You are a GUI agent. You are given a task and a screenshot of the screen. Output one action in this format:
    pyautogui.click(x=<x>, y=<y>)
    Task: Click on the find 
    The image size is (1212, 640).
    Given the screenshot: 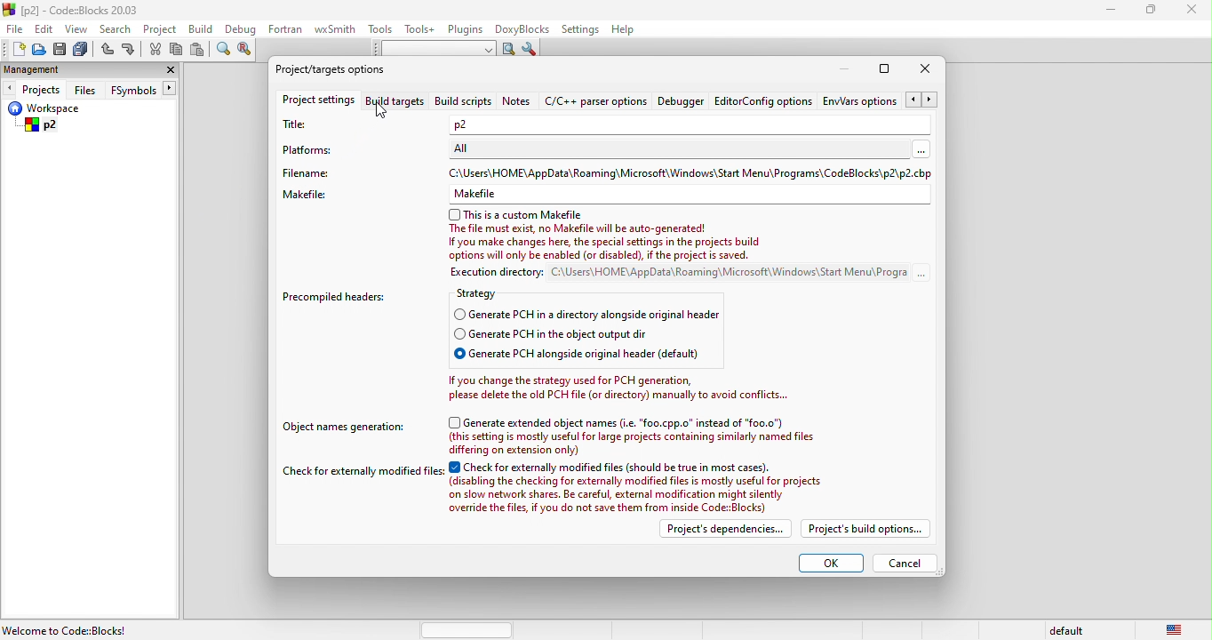 What is the action you would take?
    pyautogui.click(x=221, y=51)
    